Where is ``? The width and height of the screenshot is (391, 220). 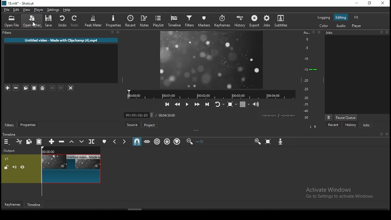  is located at coordinates (28, 125).